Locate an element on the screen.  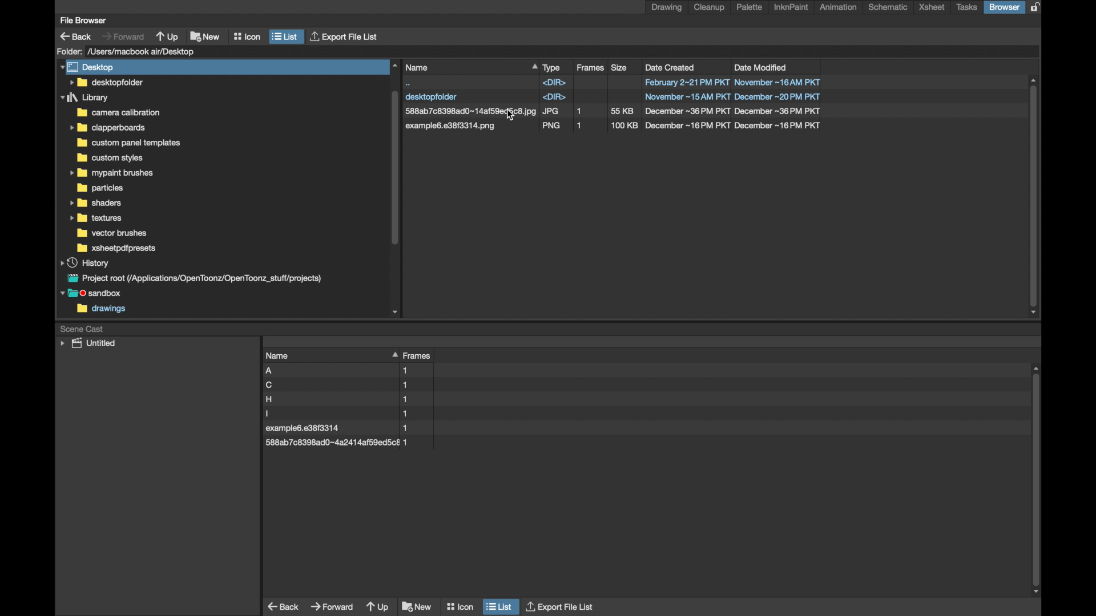
file is located at coordinates (614, 111).